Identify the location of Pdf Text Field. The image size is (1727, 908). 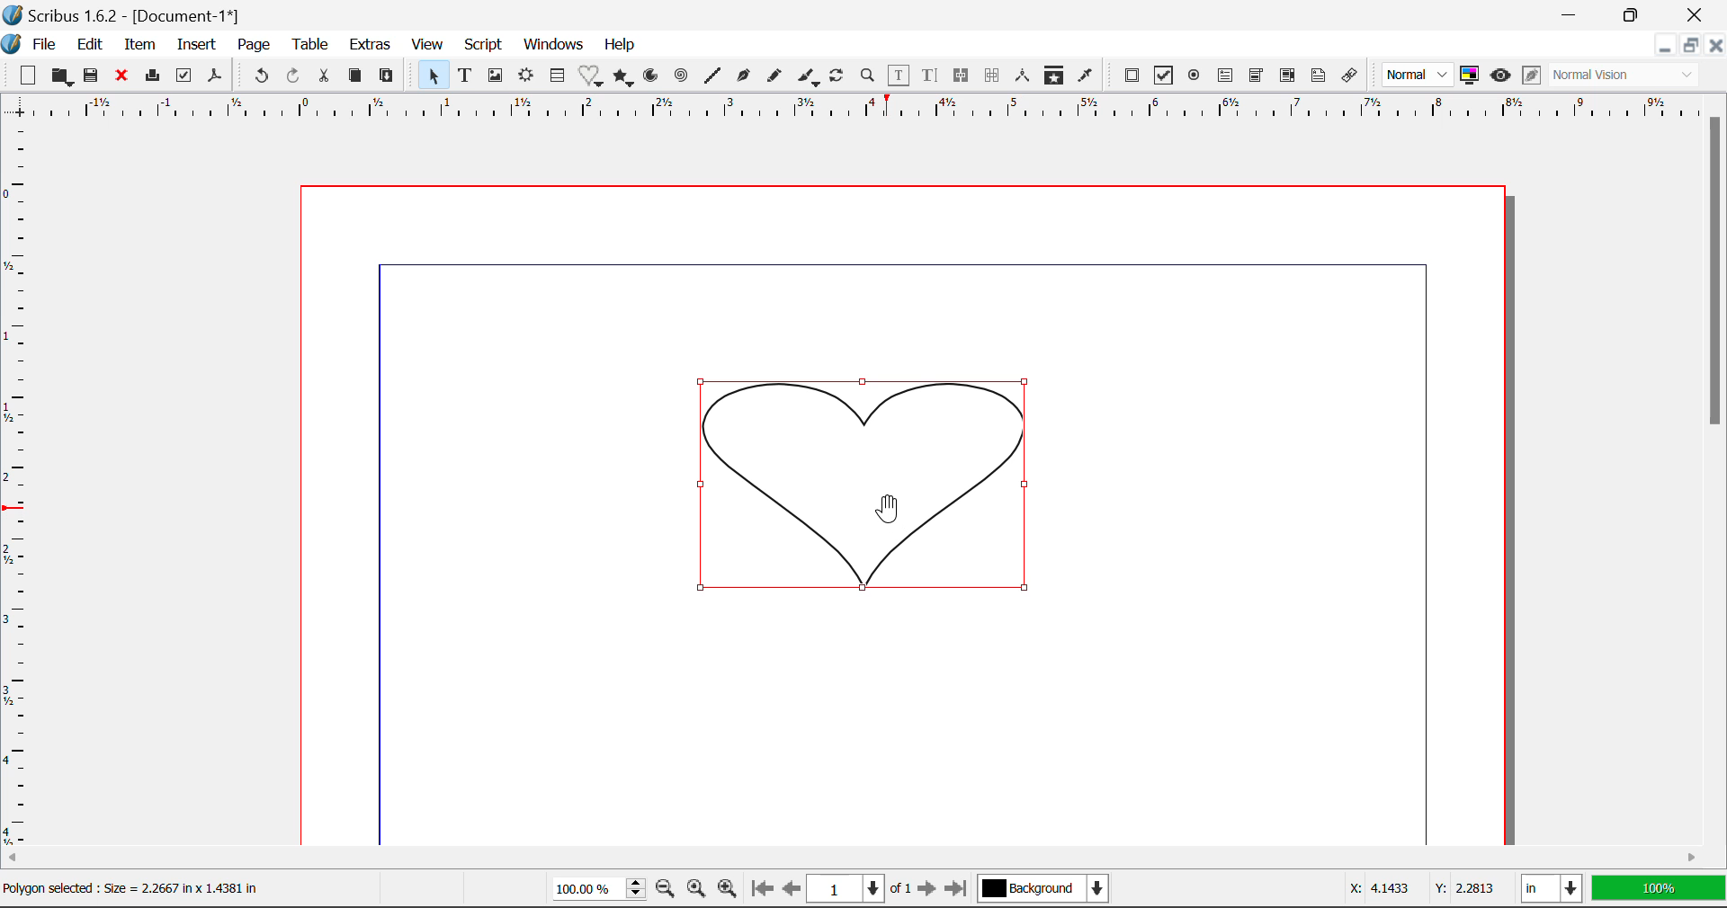
(1226, 78).